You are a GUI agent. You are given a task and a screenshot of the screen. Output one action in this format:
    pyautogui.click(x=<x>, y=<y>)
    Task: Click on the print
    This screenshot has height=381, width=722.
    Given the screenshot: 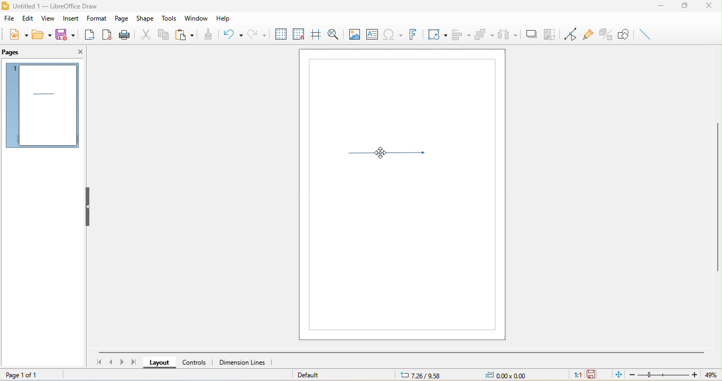 What is the action you would take?
    pyautogui.click(x=126, y=36)
    